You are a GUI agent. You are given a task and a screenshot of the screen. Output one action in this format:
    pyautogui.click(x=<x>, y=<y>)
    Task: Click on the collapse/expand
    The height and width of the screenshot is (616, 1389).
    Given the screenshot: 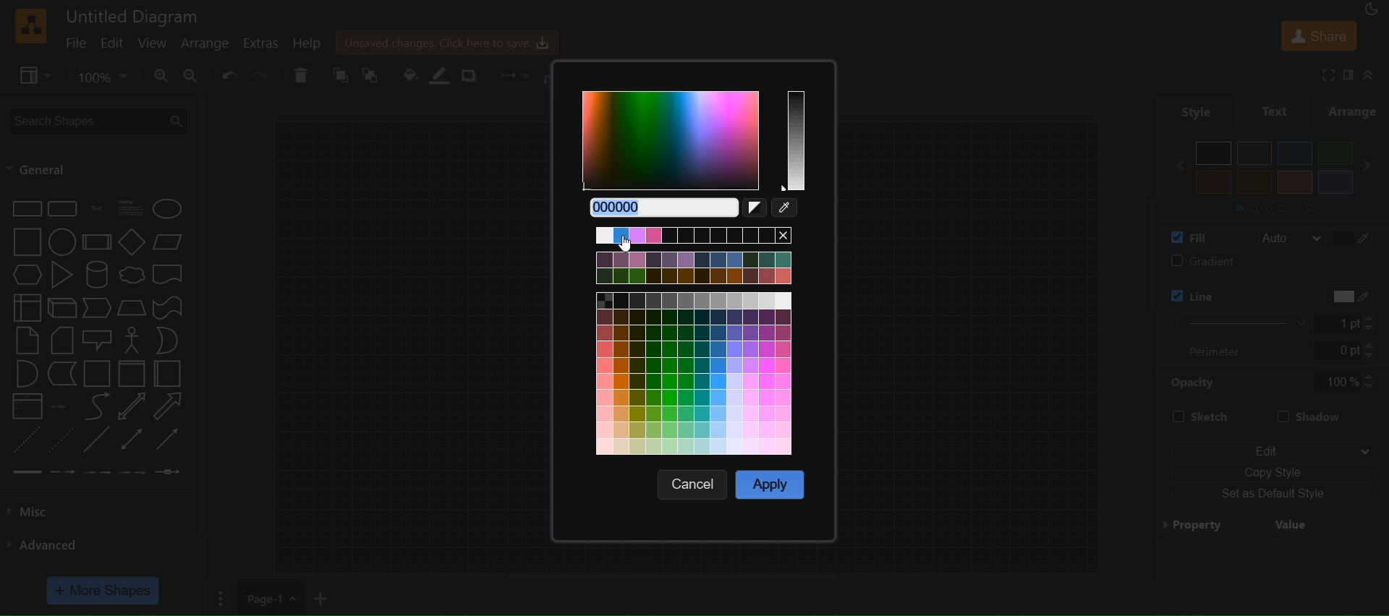 What is the action you would take?
    pyautogui.click(x=1375, y=75)
    